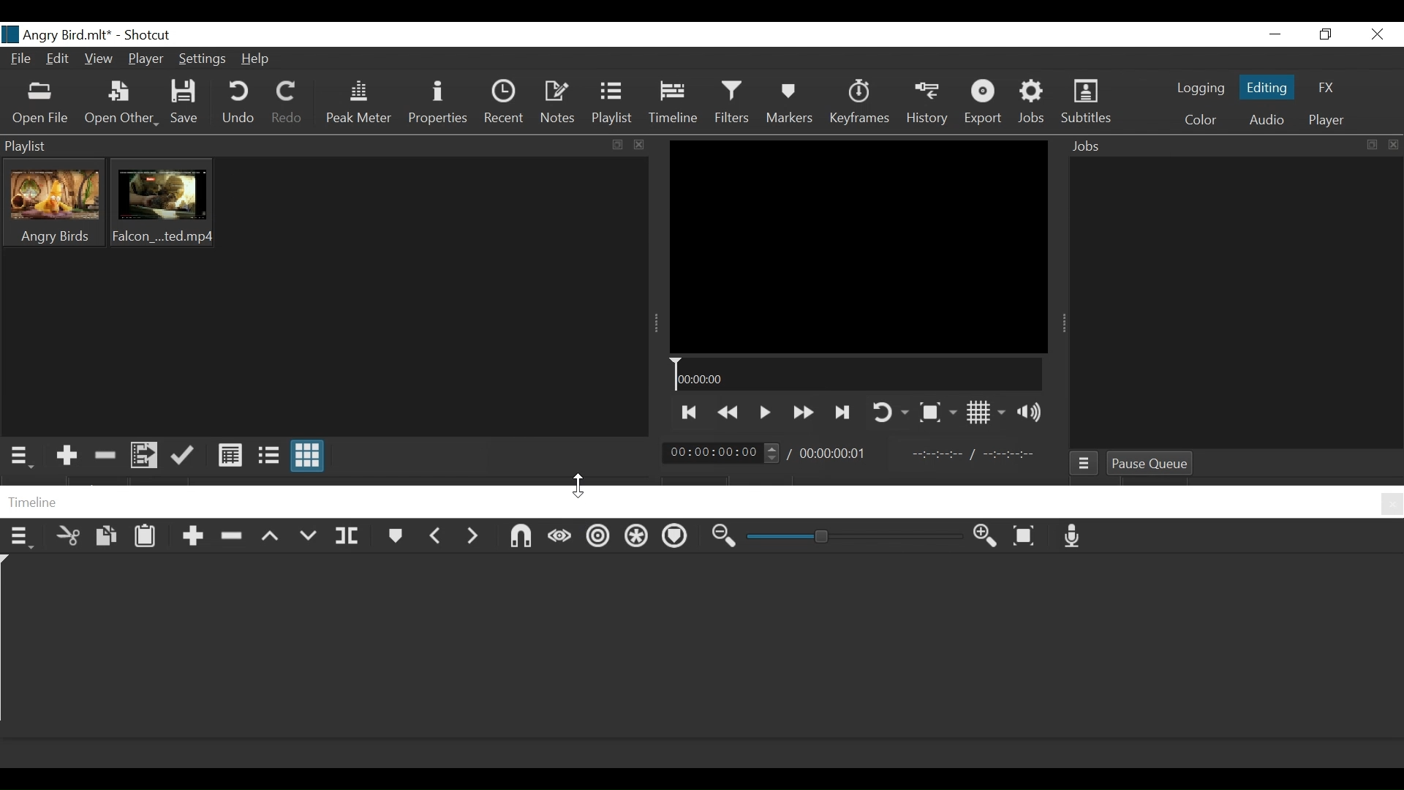  What do you see at coordinates (146, 455) in the screenshot?
I see `Add files to the playlist` at bounding box center [146, 455].